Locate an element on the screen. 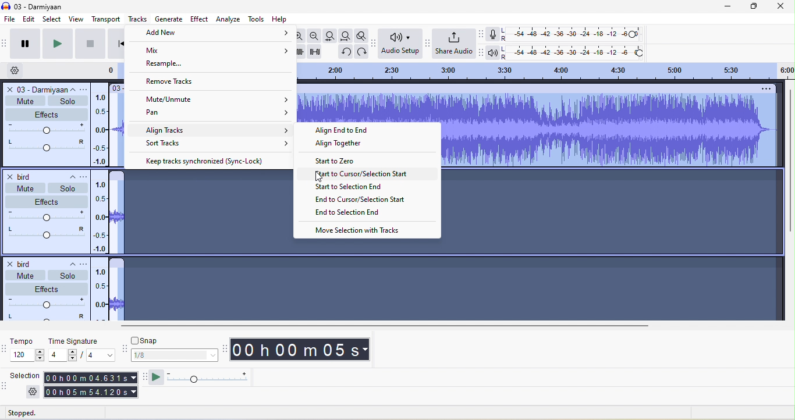  selected tracks is located at coordinates (612, 207).